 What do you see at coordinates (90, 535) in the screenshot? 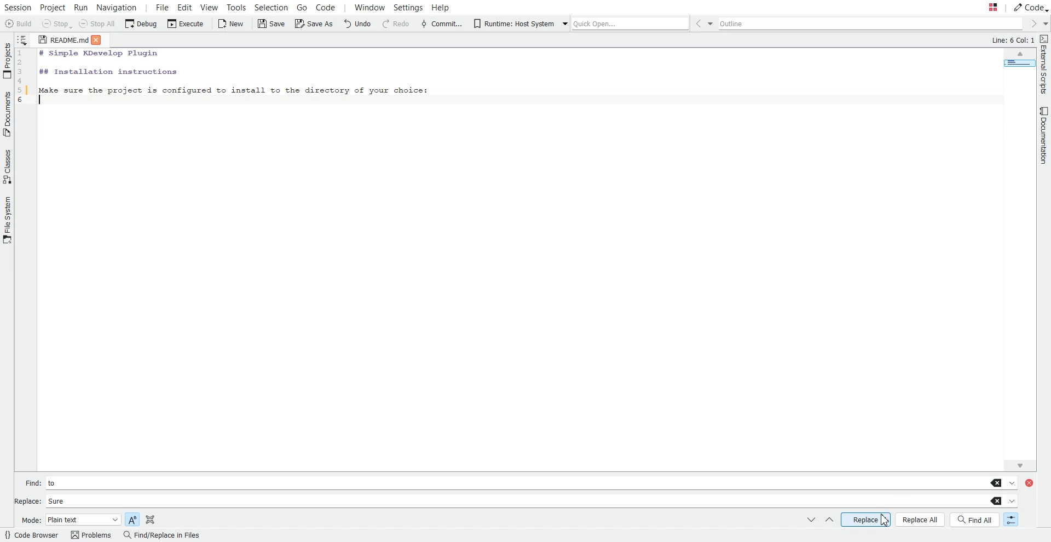
I see `Problems` at bounding box center [90, 535].